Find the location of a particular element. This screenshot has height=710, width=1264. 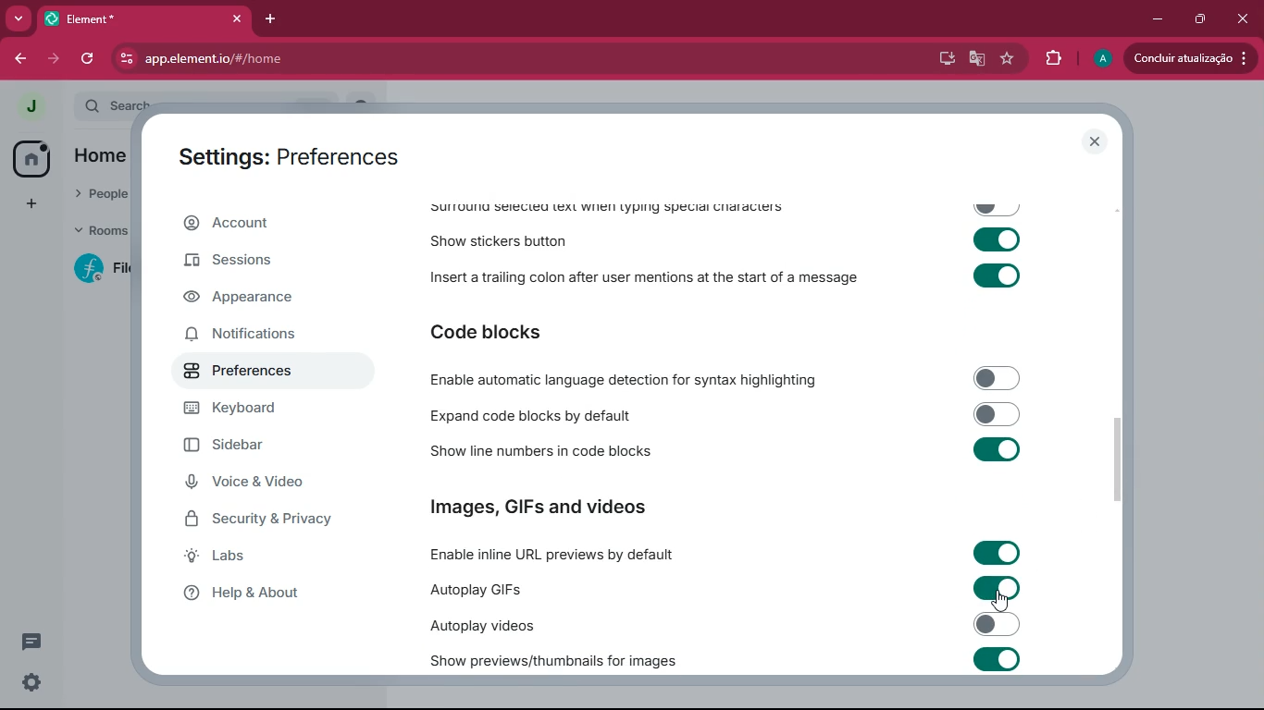

code blocks  is located at coordinates (497, 330).